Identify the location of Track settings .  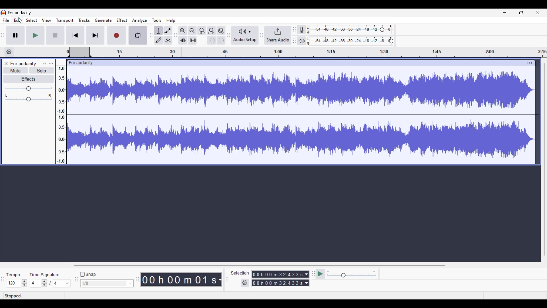
(530, 63).